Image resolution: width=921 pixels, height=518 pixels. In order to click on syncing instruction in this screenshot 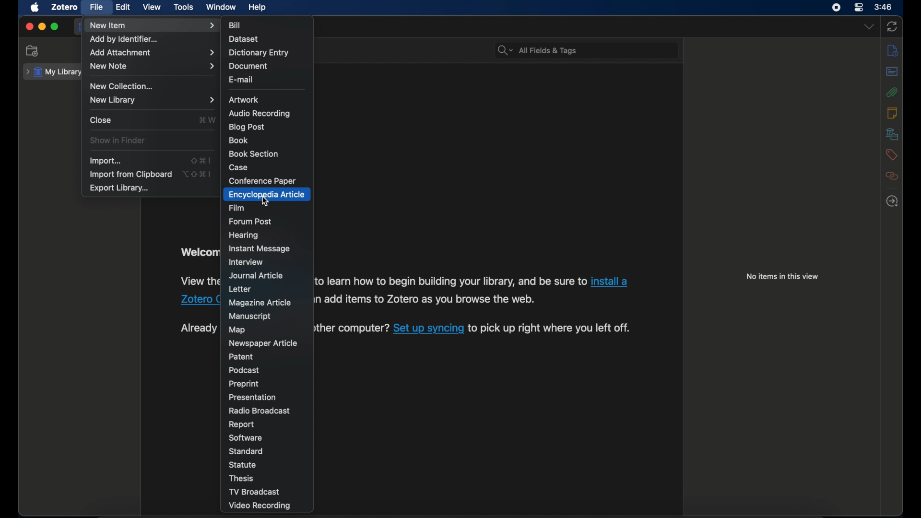, I will do `click(474, 328)`.